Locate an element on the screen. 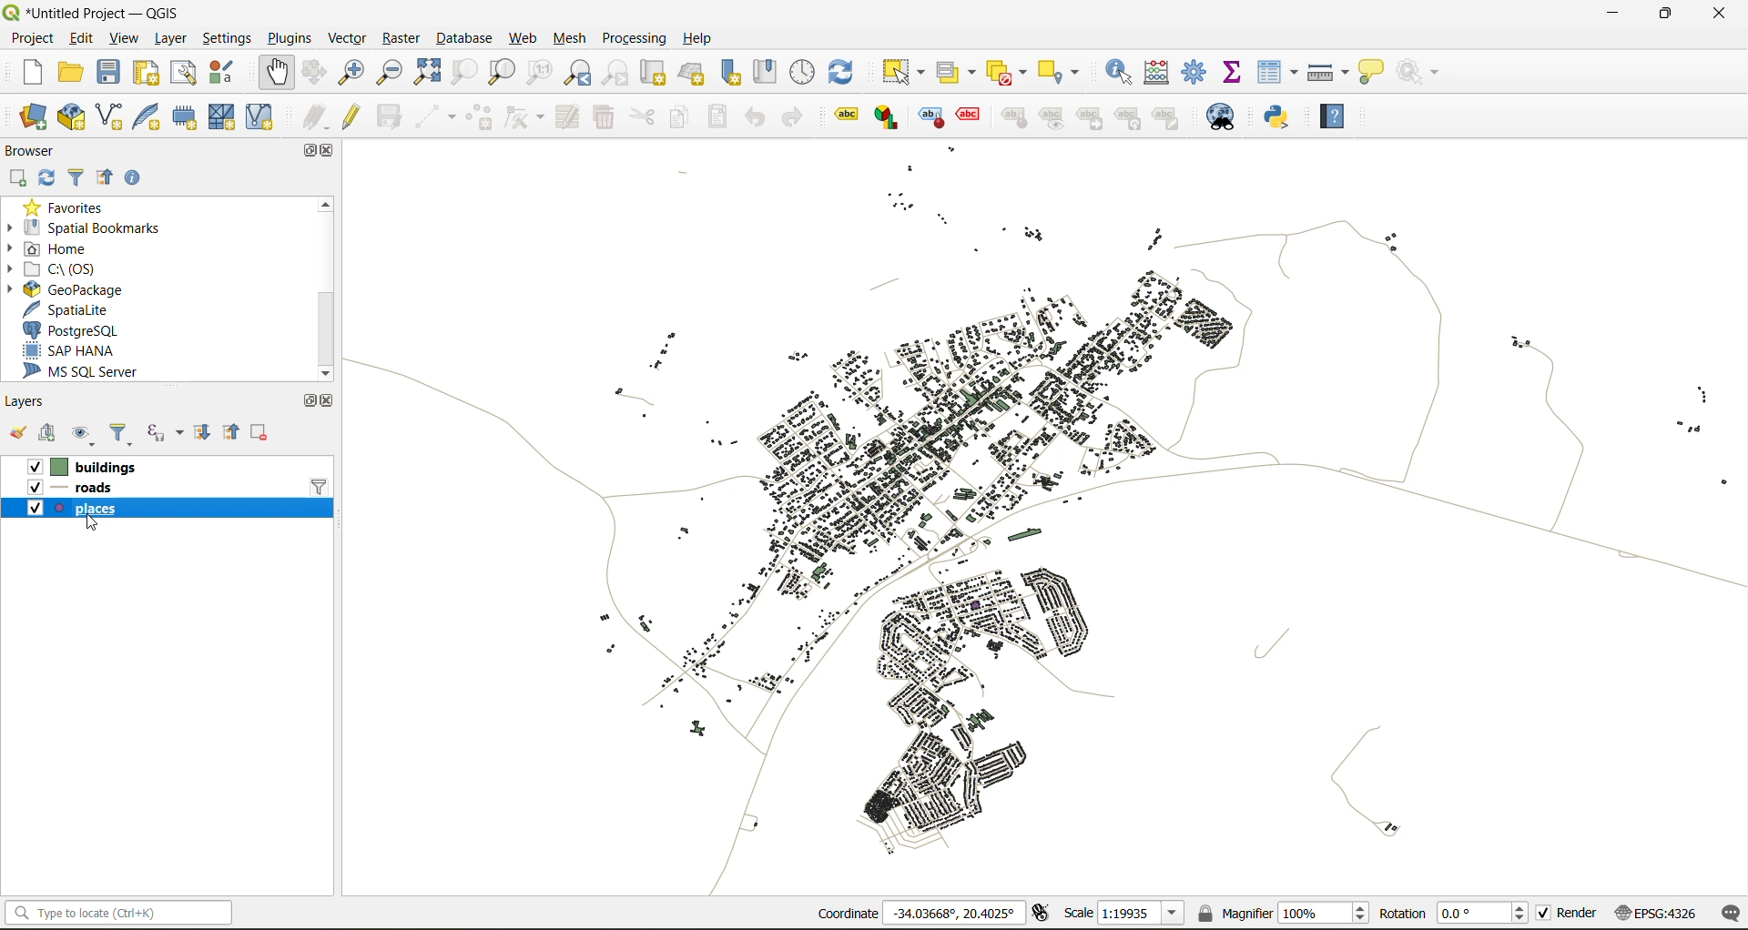 This screenshot has height=930, width=1748. web is located at coordinates (520, 38).